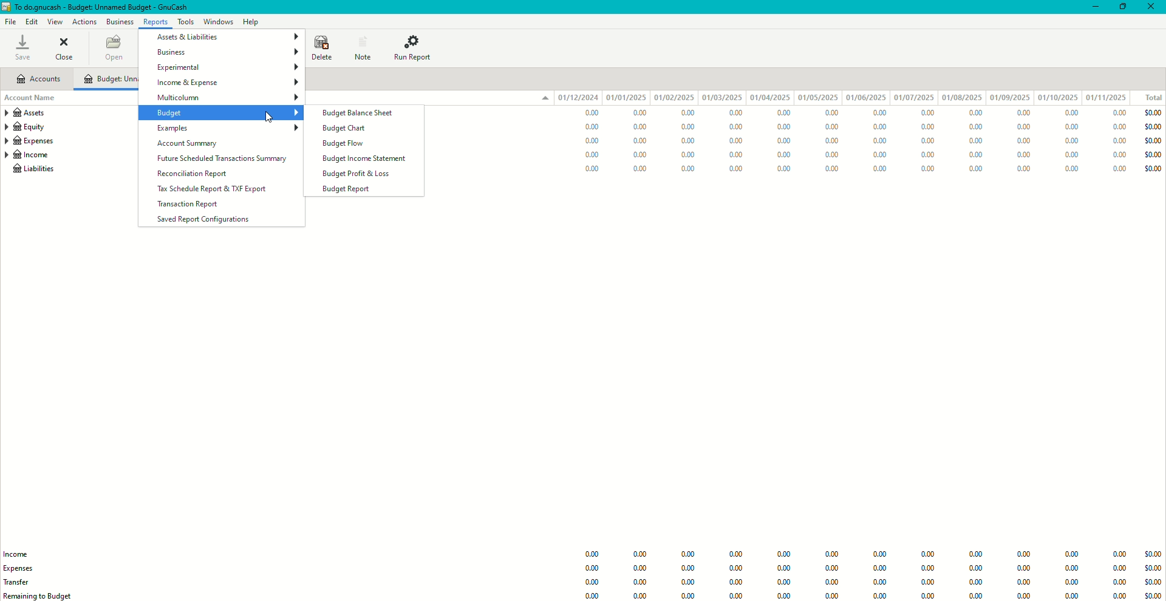  Describe the element at coordinates (1120, 126) in the screenshot. I see `0.00` at that location.